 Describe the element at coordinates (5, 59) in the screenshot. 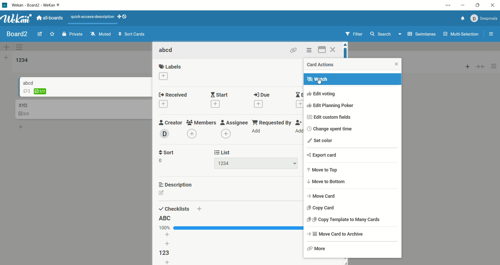

I see `add list` at that location.